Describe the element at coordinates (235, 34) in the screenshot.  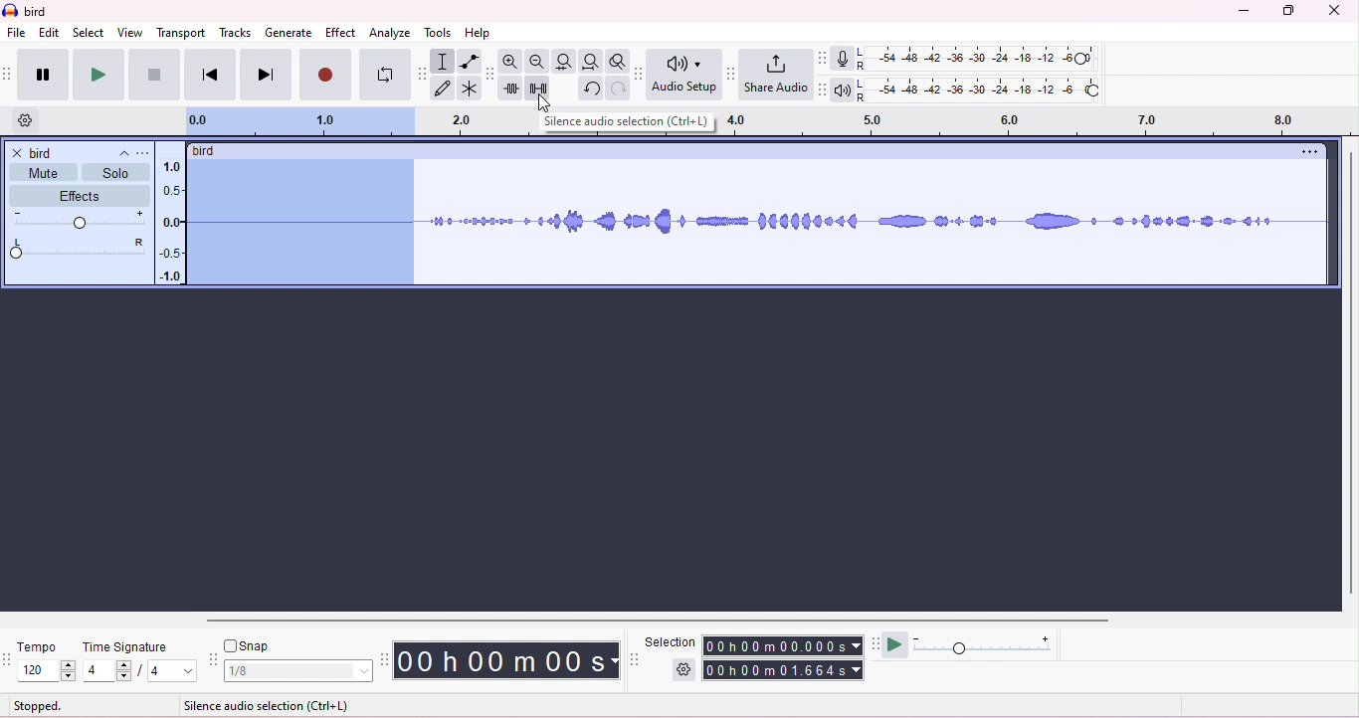
I see `tracks` at that location.